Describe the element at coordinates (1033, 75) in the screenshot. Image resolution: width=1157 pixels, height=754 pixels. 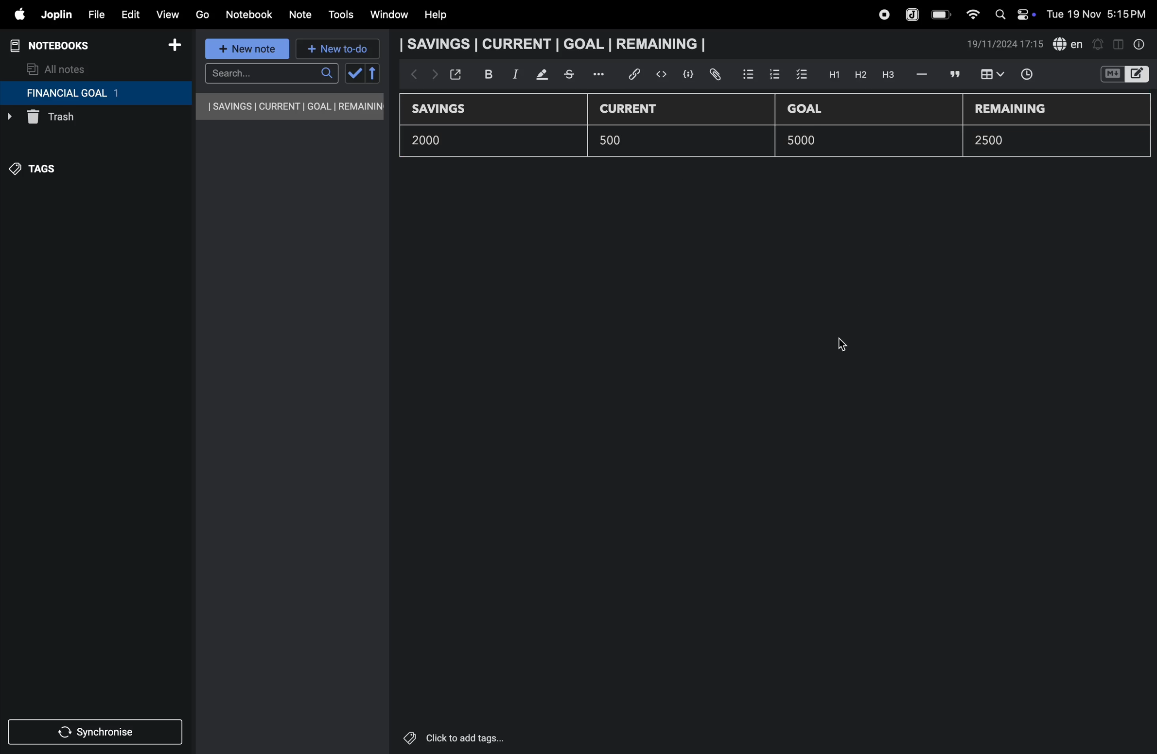
I see `time` at that location.